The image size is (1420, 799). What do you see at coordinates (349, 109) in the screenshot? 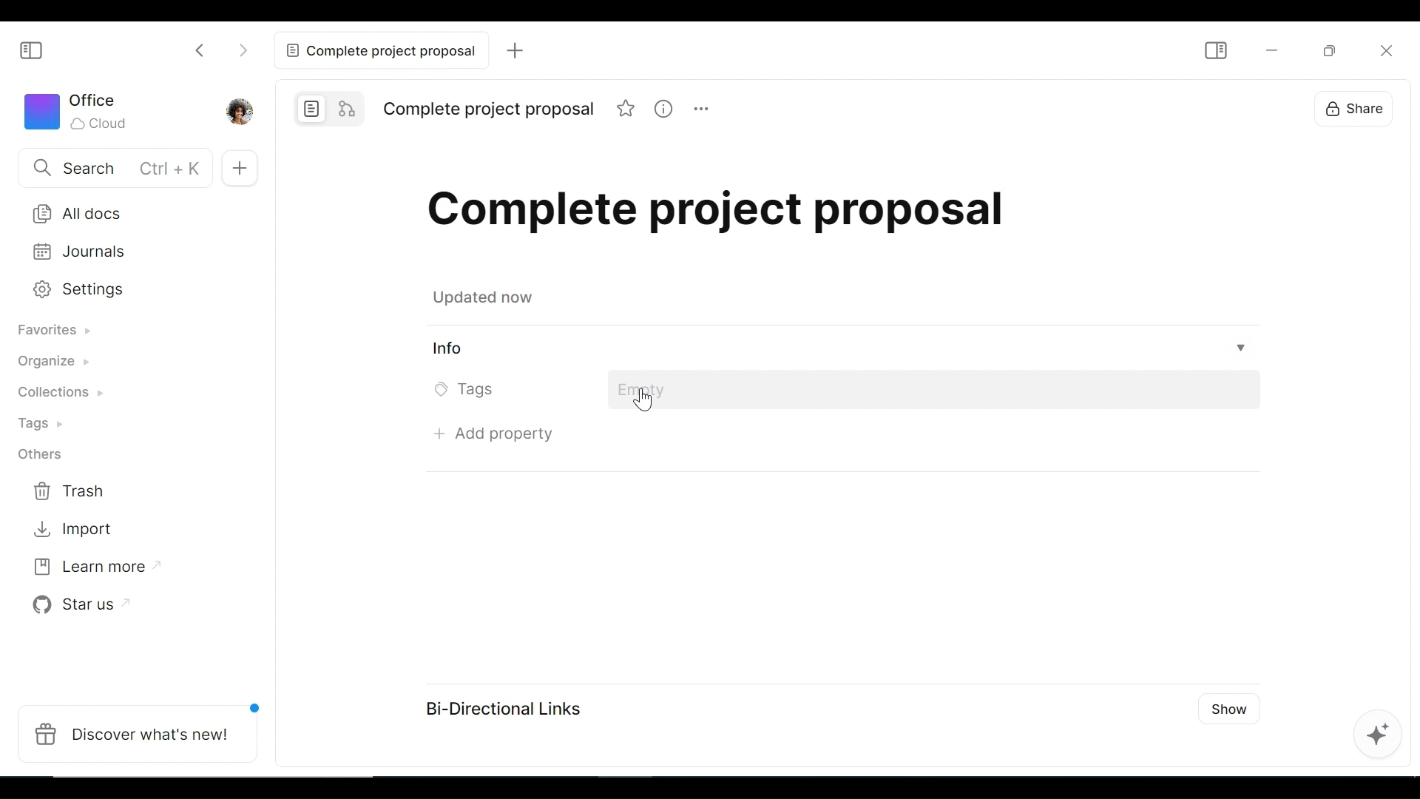
I see `Edgeless mode` at bounding box center [349, 109].